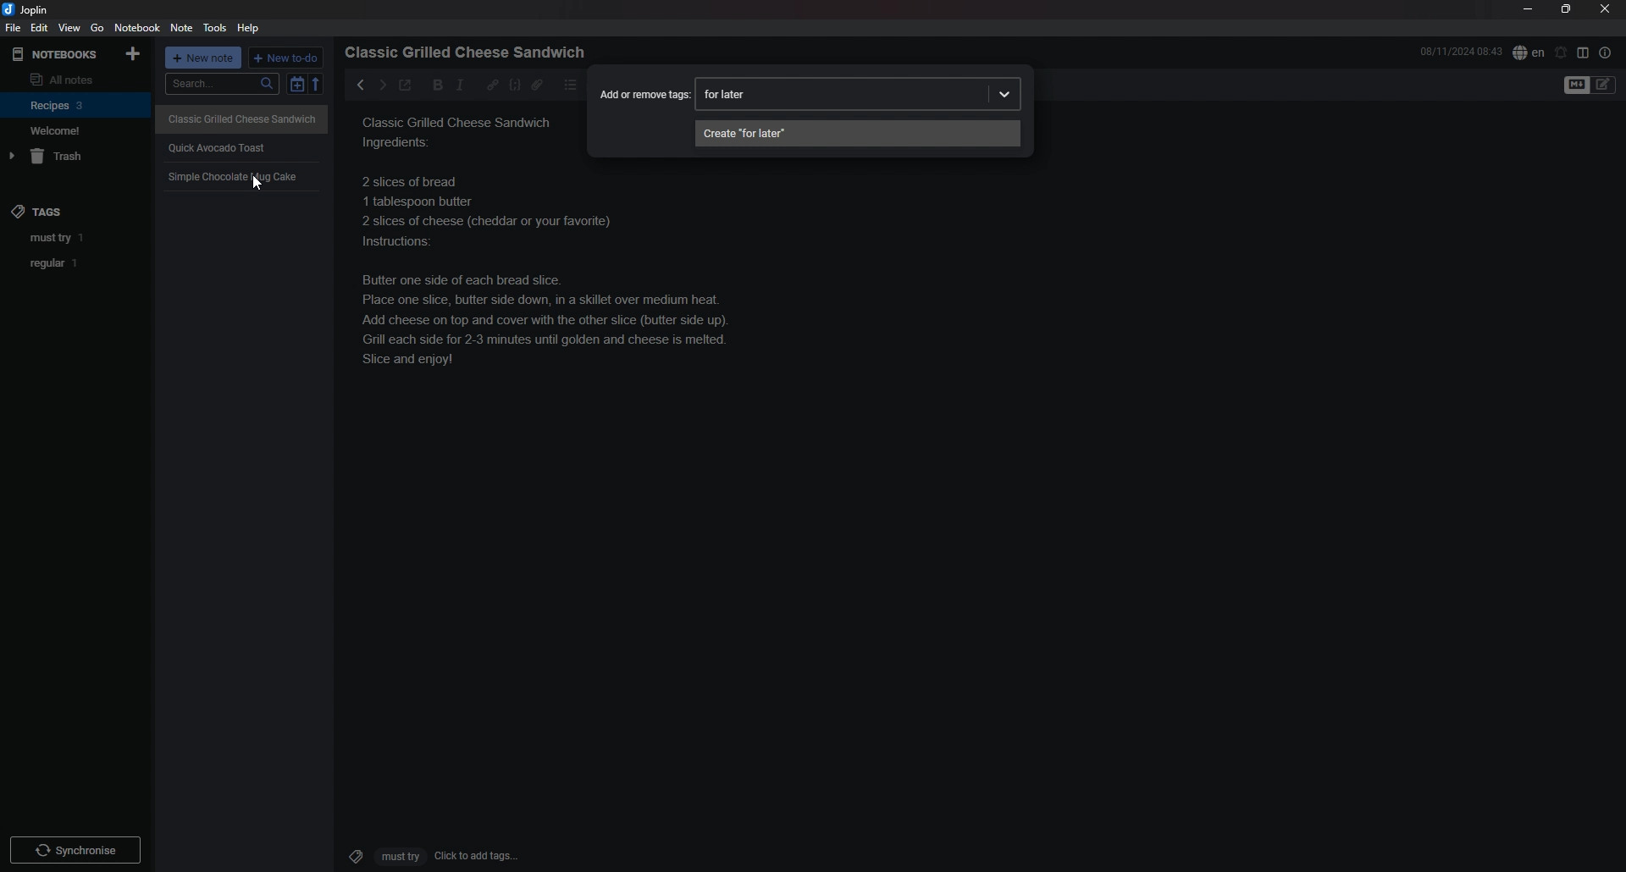 Image resolution: width=1626 pixels, height=872 pixels. I want to click on recipe, so click(558, 277).